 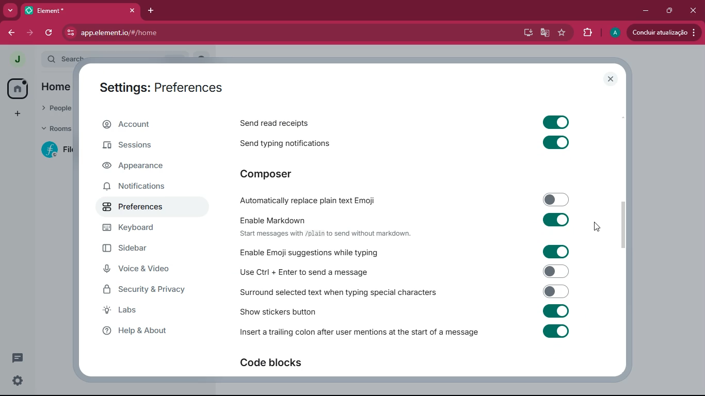 I want to click on settings, so click(x=15, y=381).